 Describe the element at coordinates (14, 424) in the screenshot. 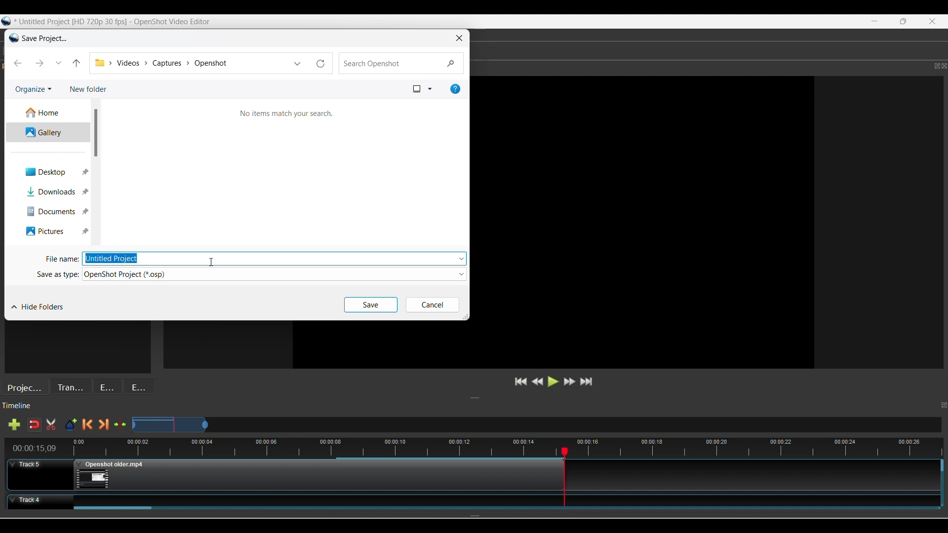

I see `Add track` at that location.